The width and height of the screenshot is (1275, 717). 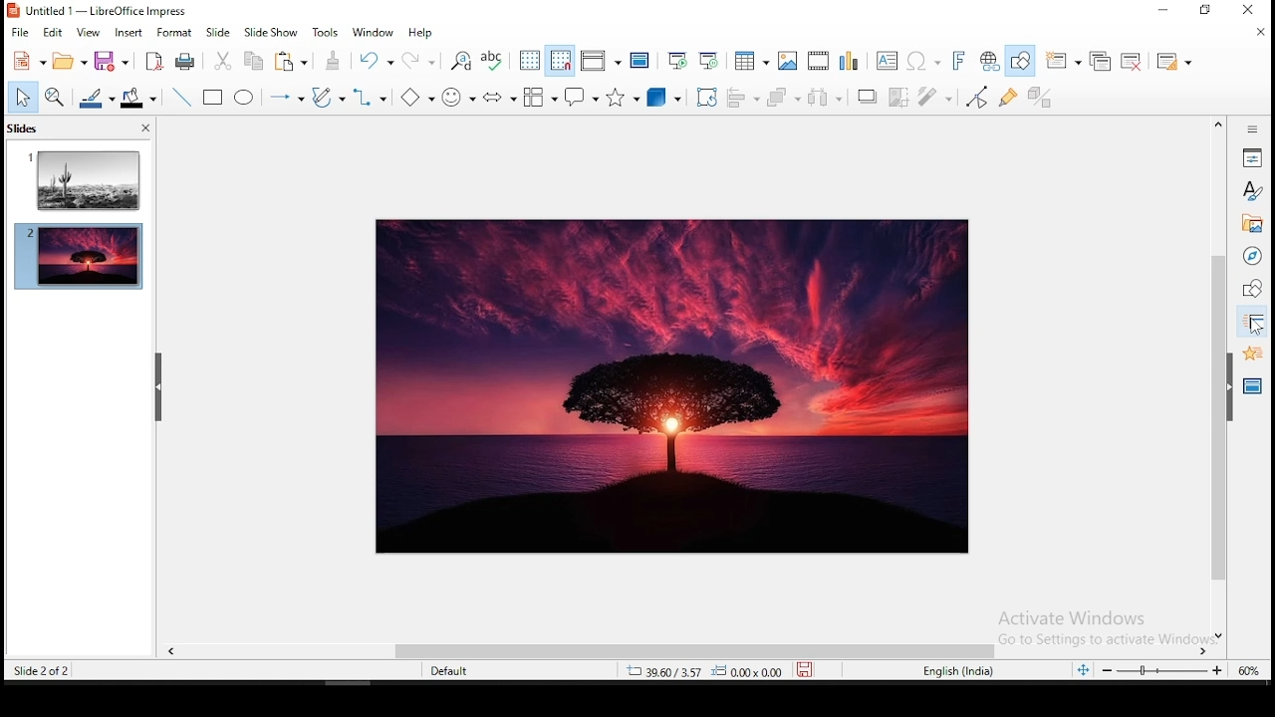 What do you see at coordinates (1039, 97) in the screenshot?
I see `toggle extrusiuon` at bounding box center [1039, 97].